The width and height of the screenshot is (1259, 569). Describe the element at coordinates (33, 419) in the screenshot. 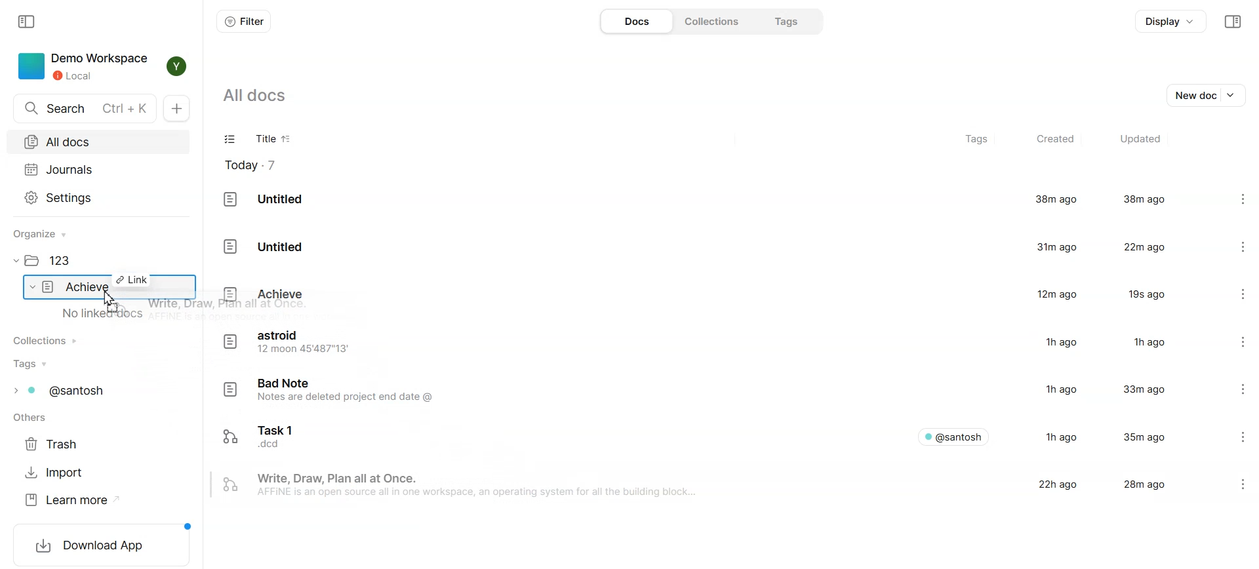

I see `Others` at that location.